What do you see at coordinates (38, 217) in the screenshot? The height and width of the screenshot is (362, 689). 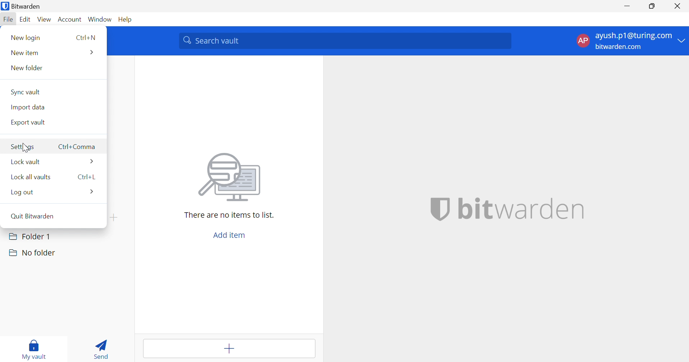 I see `Quit Bitwarden` at bounding box center [38, 217].